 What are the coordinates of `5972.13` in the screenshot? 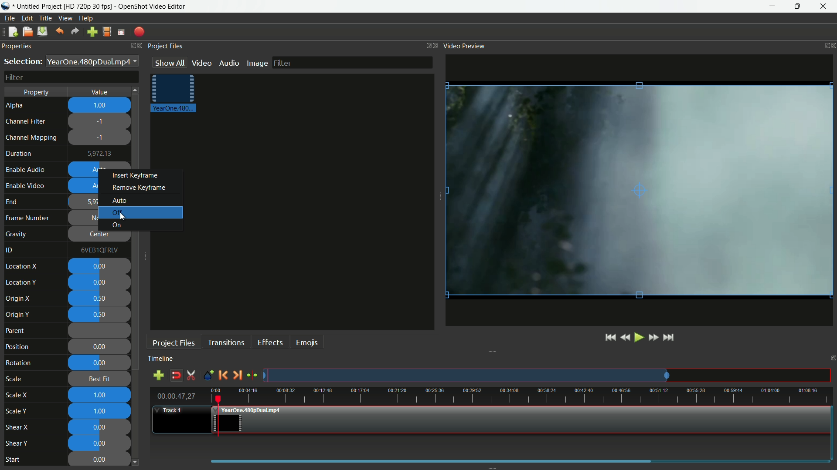 It's located at (102, 154).